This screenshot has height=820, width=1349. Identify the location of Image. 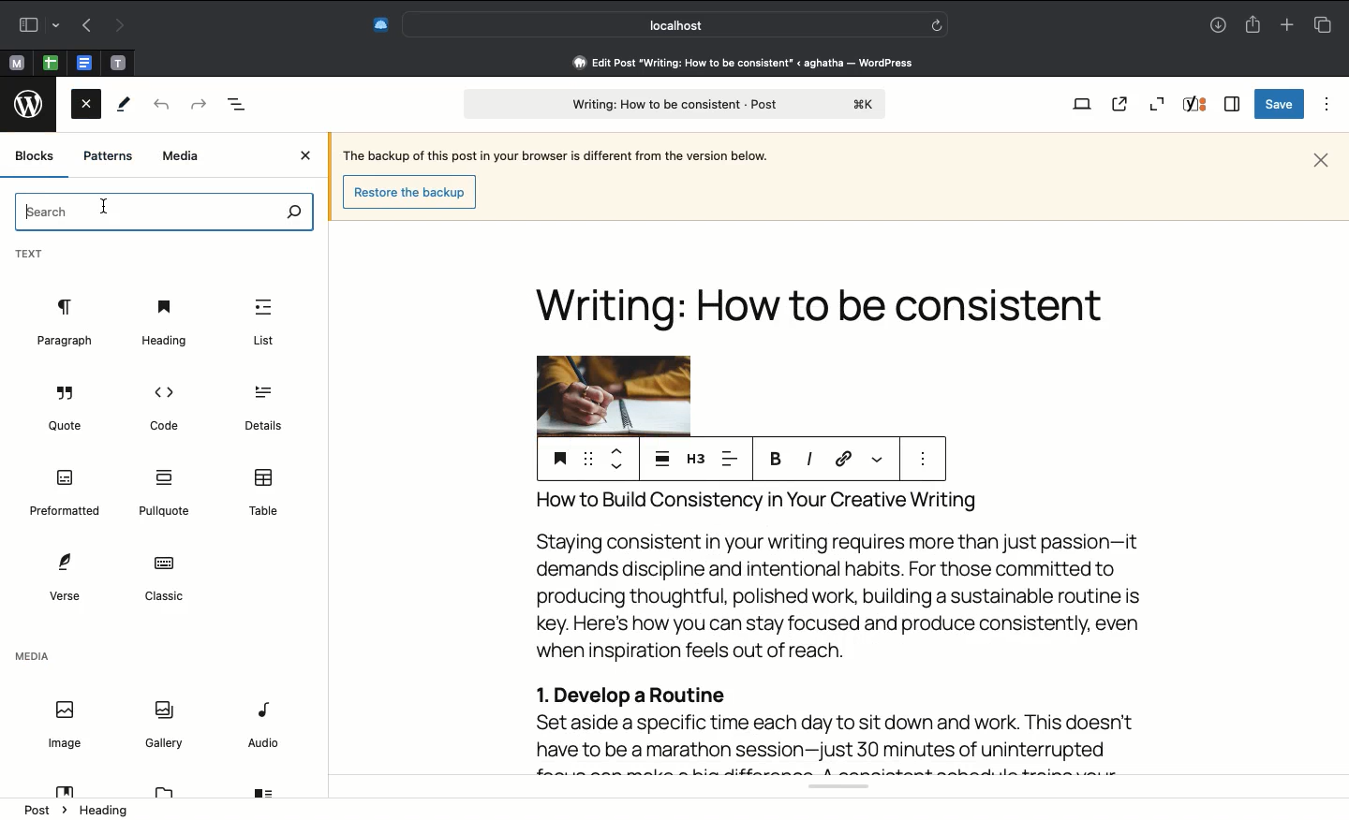
(64, 725).